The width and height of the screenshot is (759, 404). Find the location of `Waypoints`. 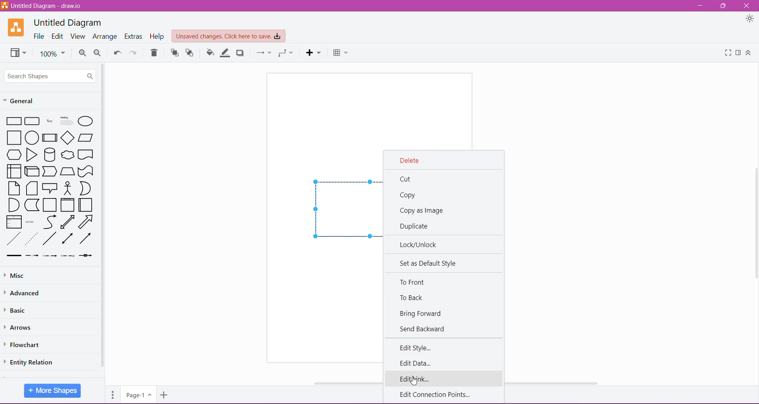

Waypoints is located at coordinates (286, 53).